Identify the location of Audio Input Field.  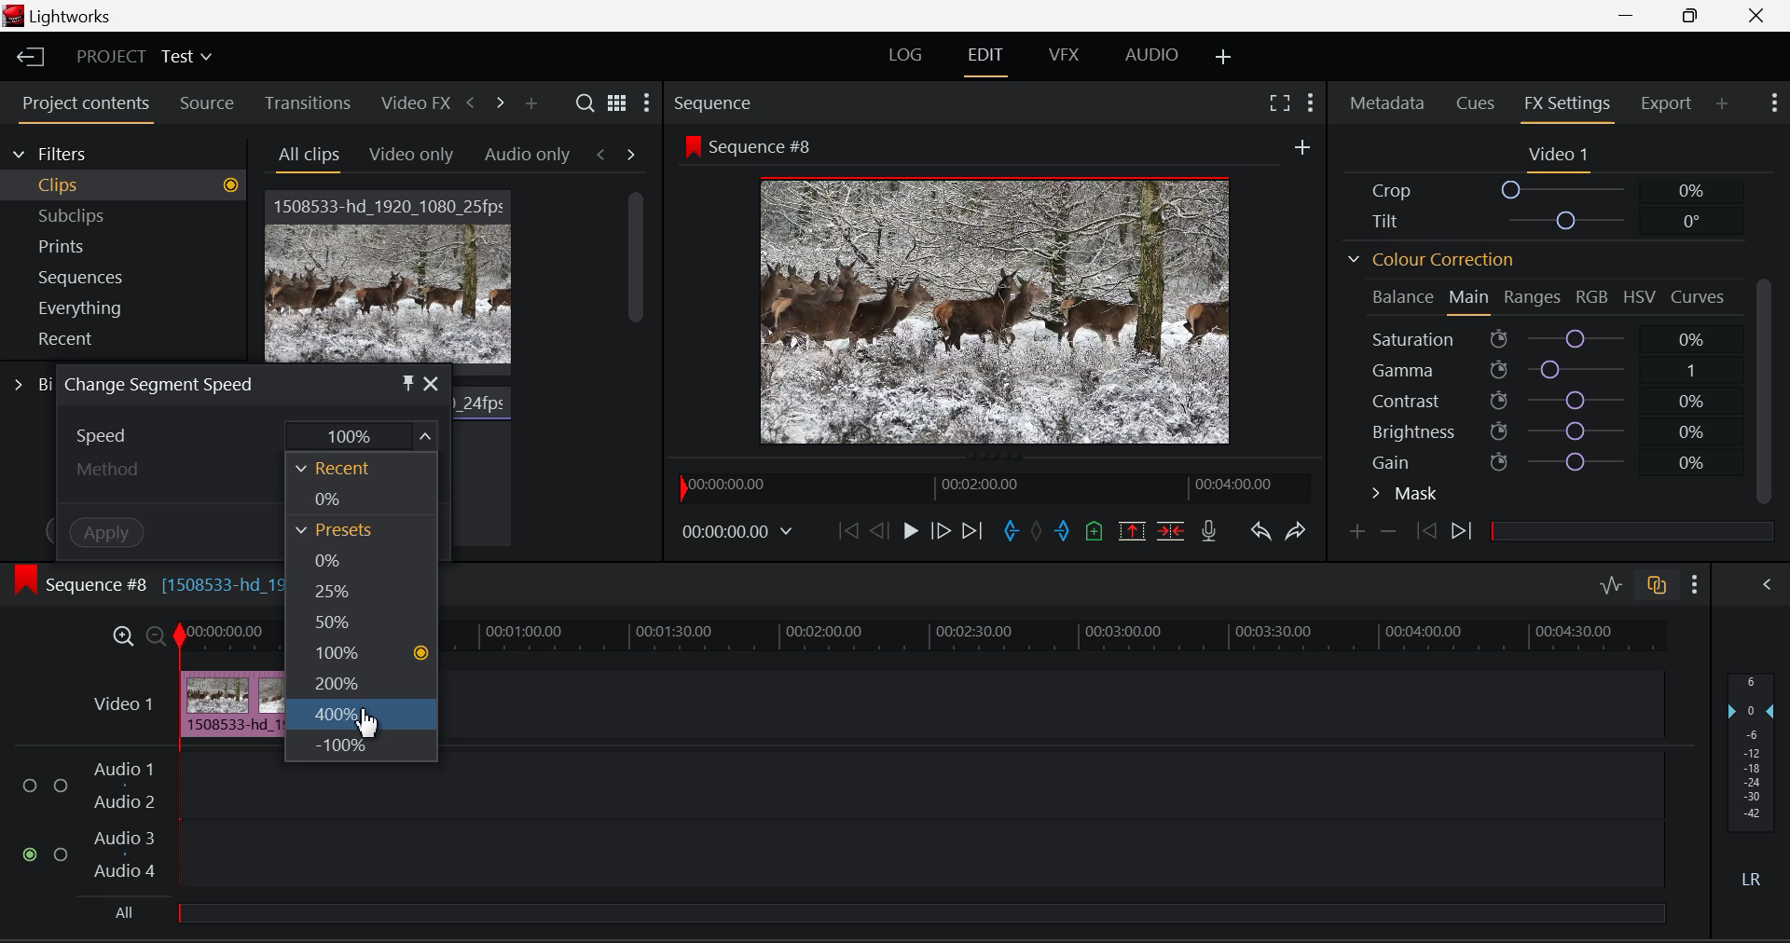
(918, 854).